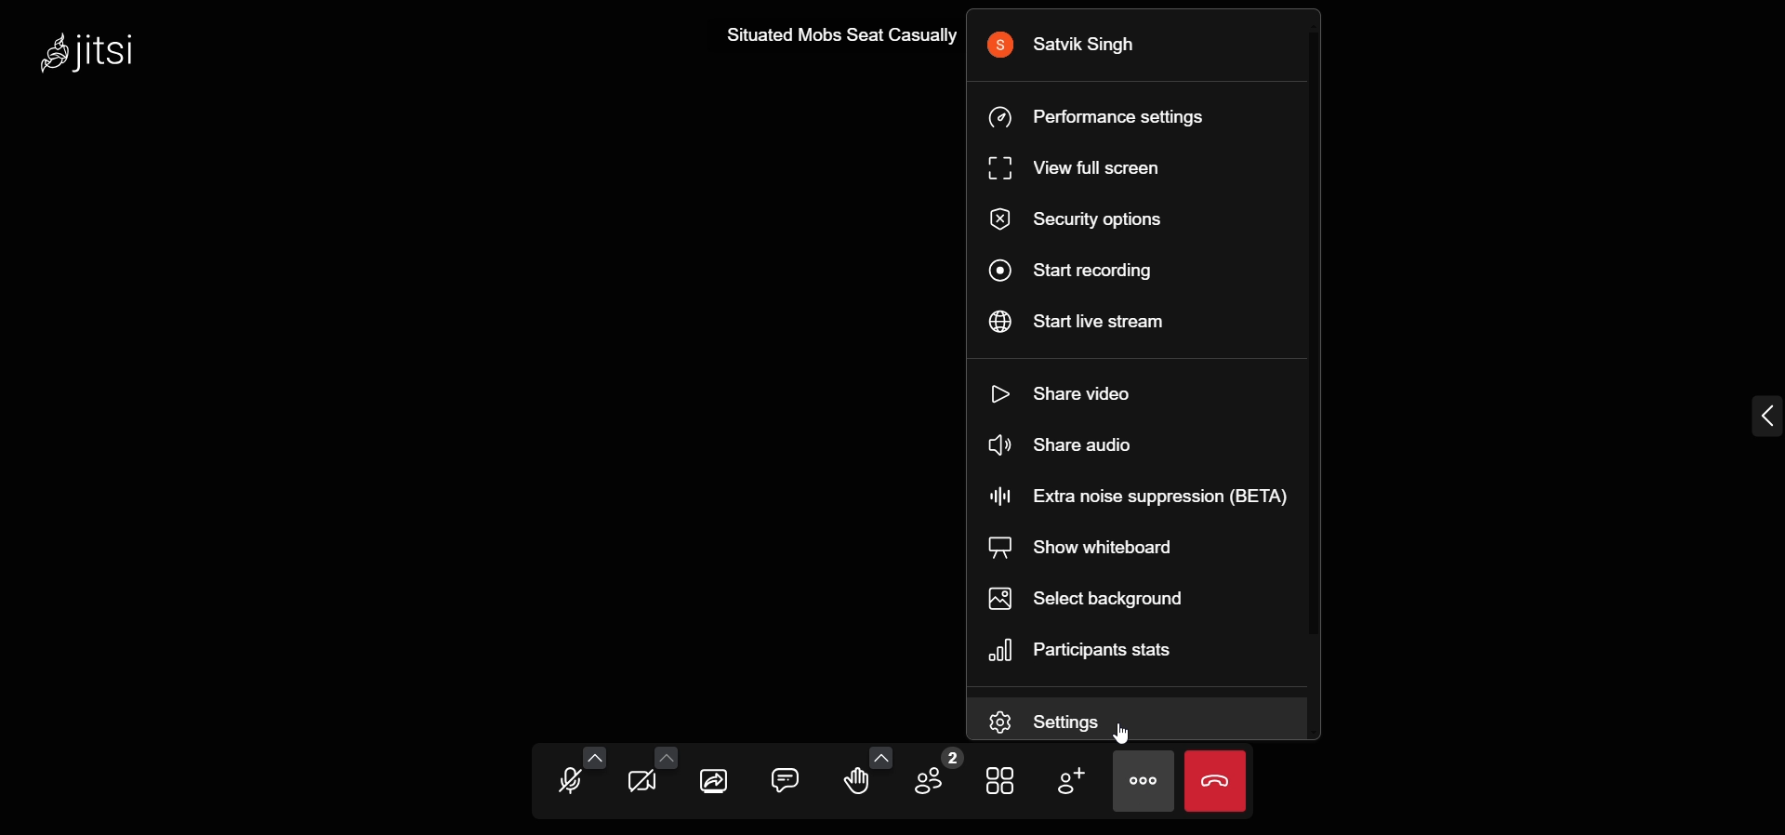 The height and width of the screenshot is (835, 1785). I want to click on more audio option, so click(592, 756).